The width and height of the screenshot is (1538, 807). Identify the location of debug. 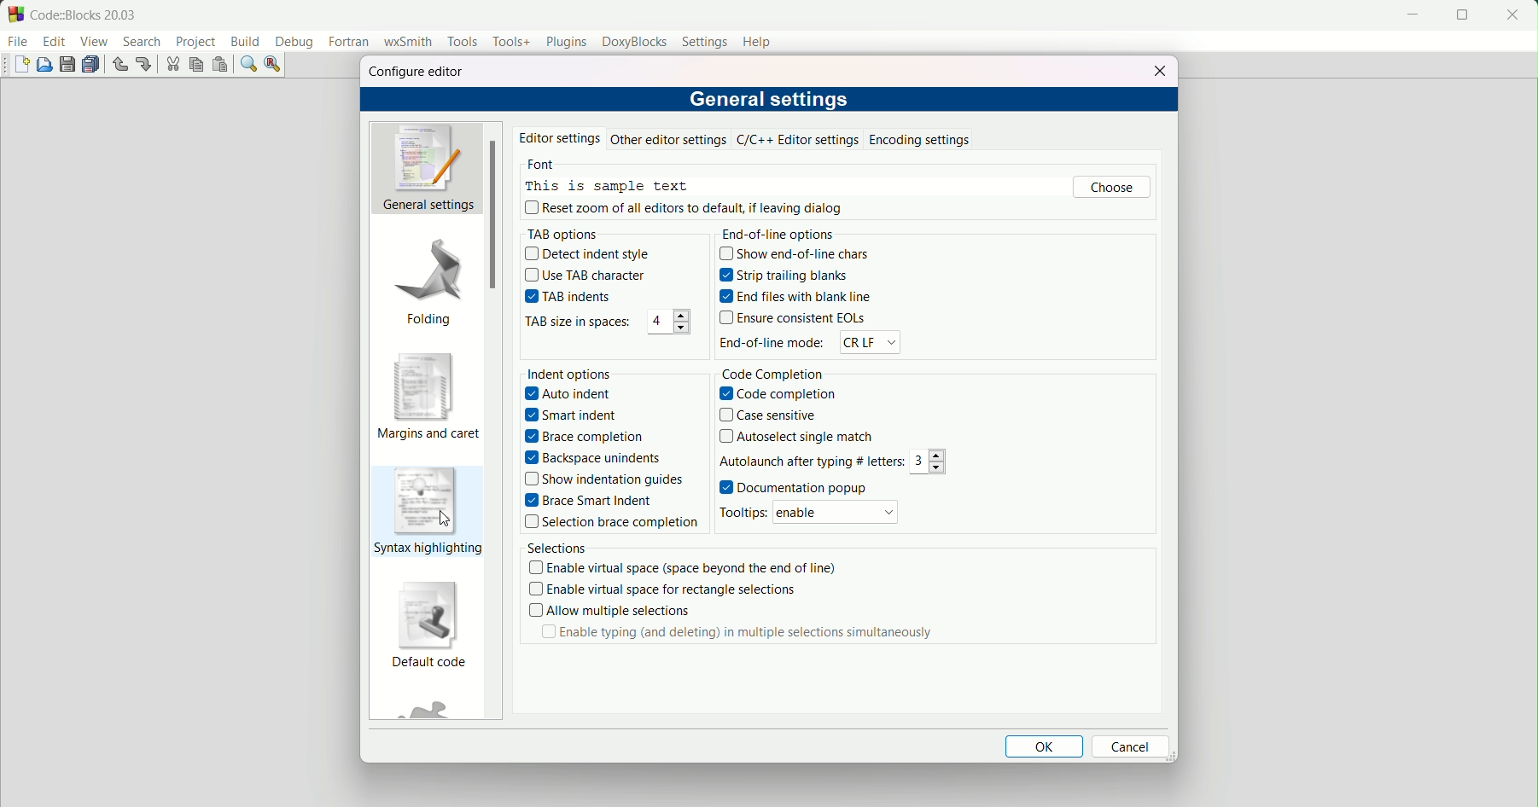
(295, 44).